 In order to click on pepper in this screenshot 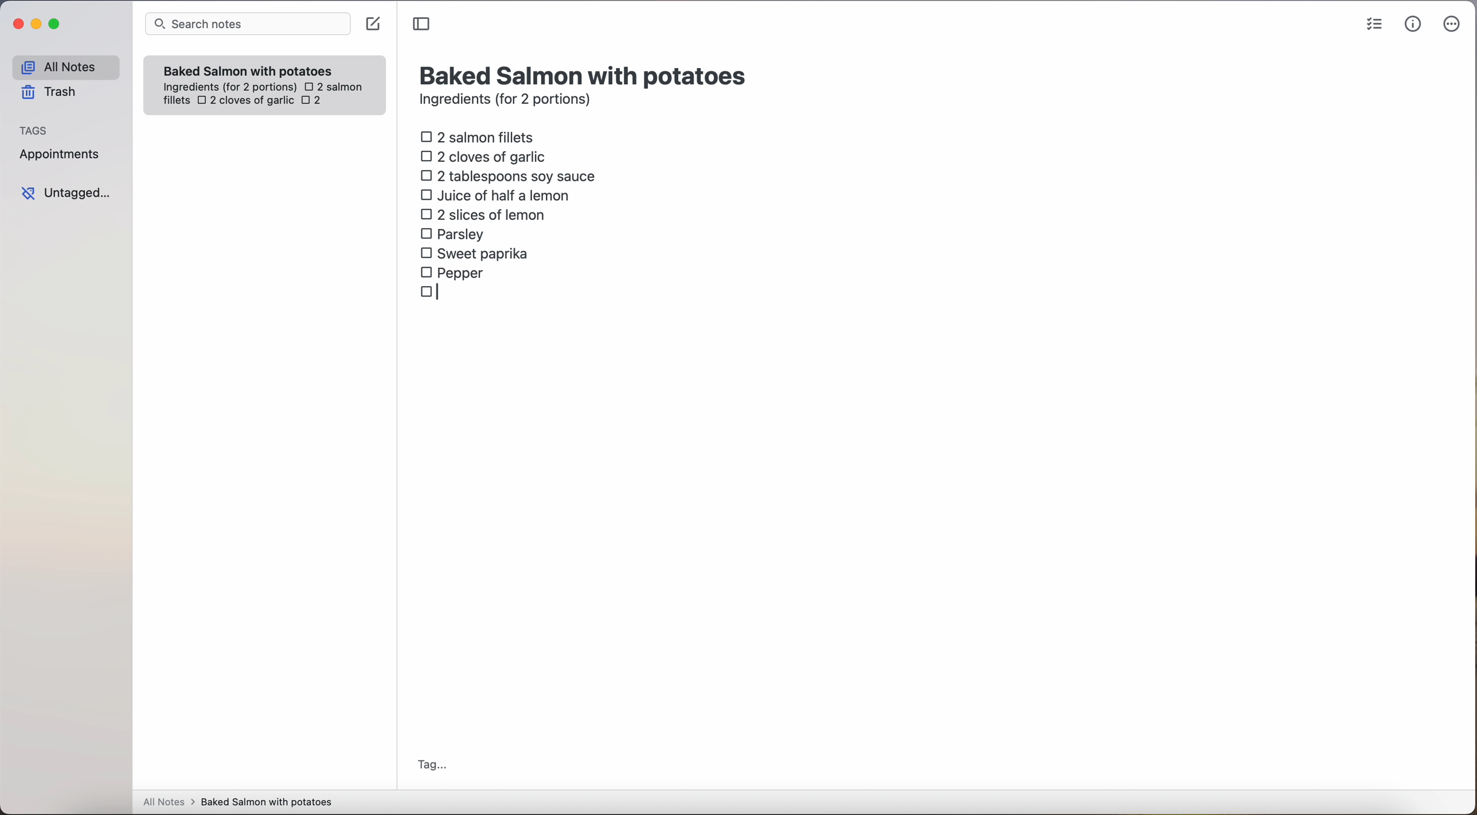, I will do `click(454, 272)`.